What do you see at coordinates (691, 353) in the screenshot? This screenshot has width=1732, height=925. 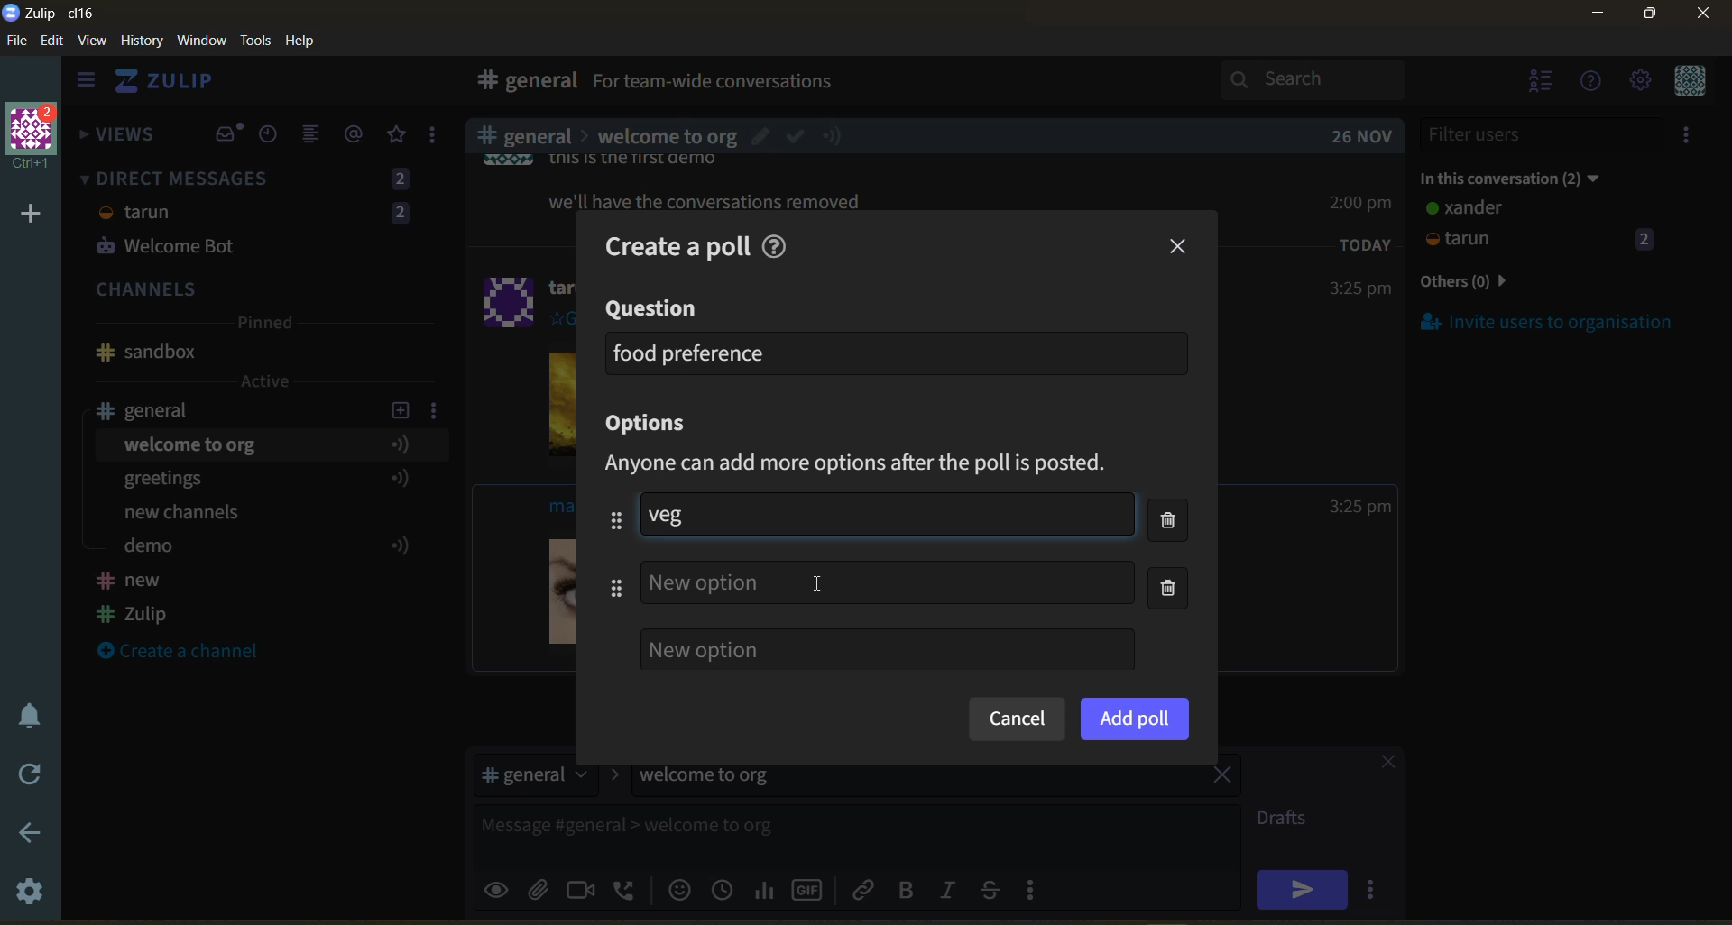 I see `food preference` at bounding box center [691, 353].